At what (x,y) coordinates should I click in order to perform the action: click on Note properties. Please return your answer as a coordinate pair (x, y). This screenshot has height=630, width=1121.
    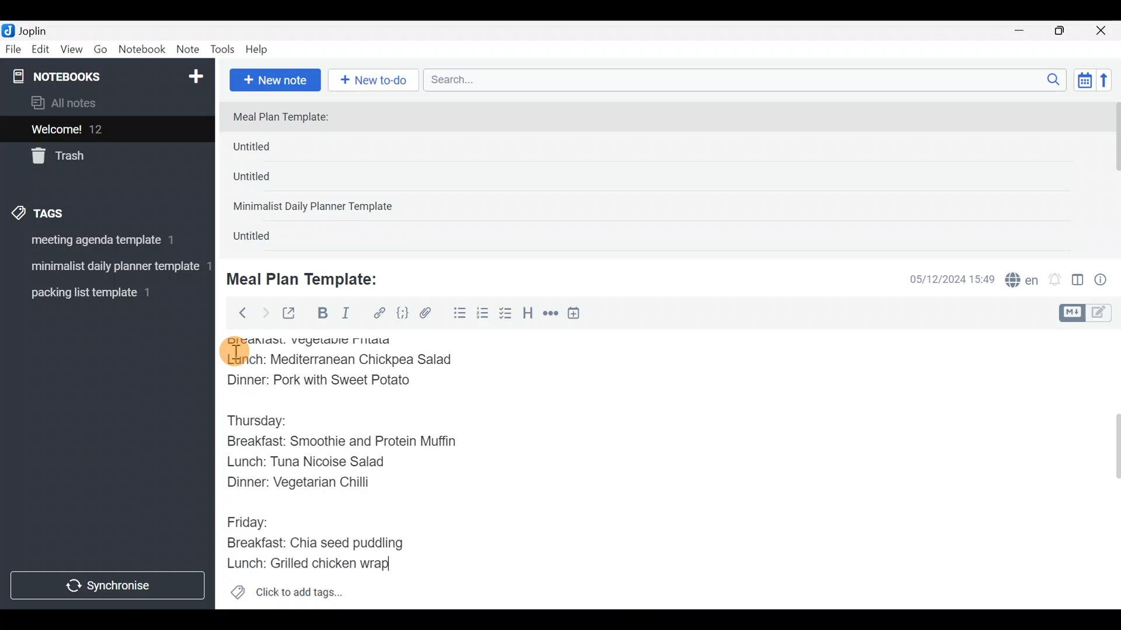
    Looking at the image, I should click on (1106, 281).